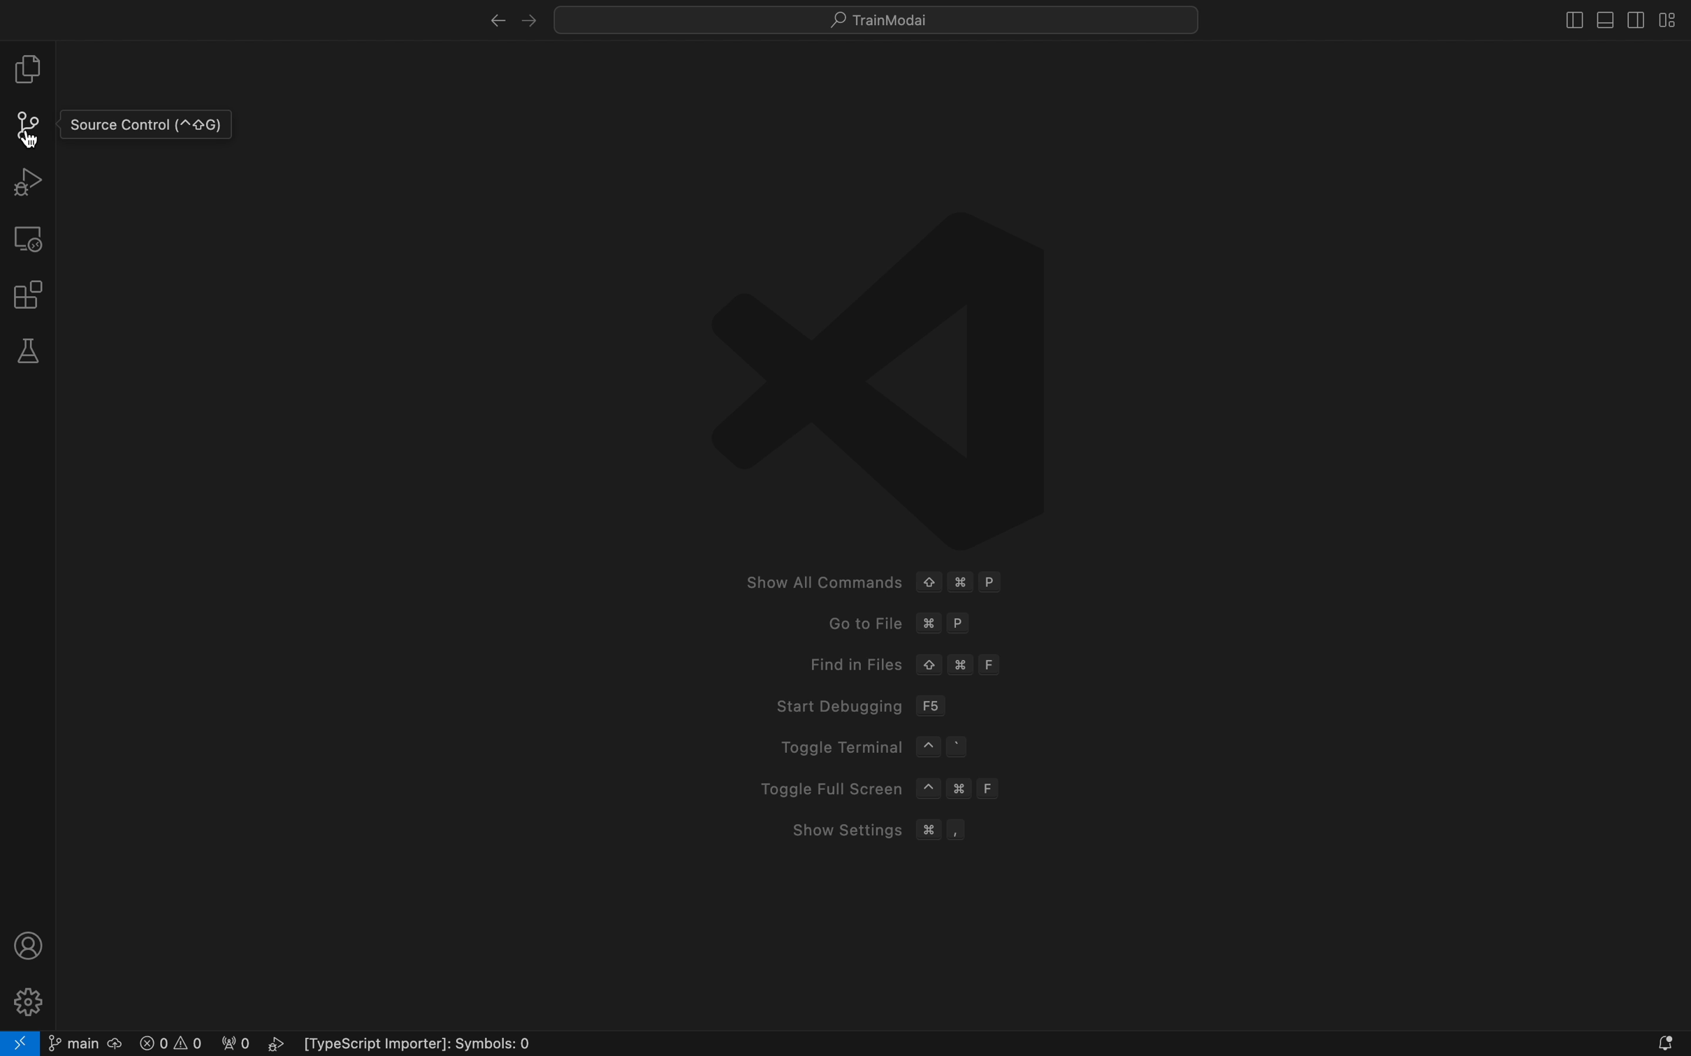 The width and height of the screenshot is (1691, 1056). I want to click on git panel, so click(28, 126).